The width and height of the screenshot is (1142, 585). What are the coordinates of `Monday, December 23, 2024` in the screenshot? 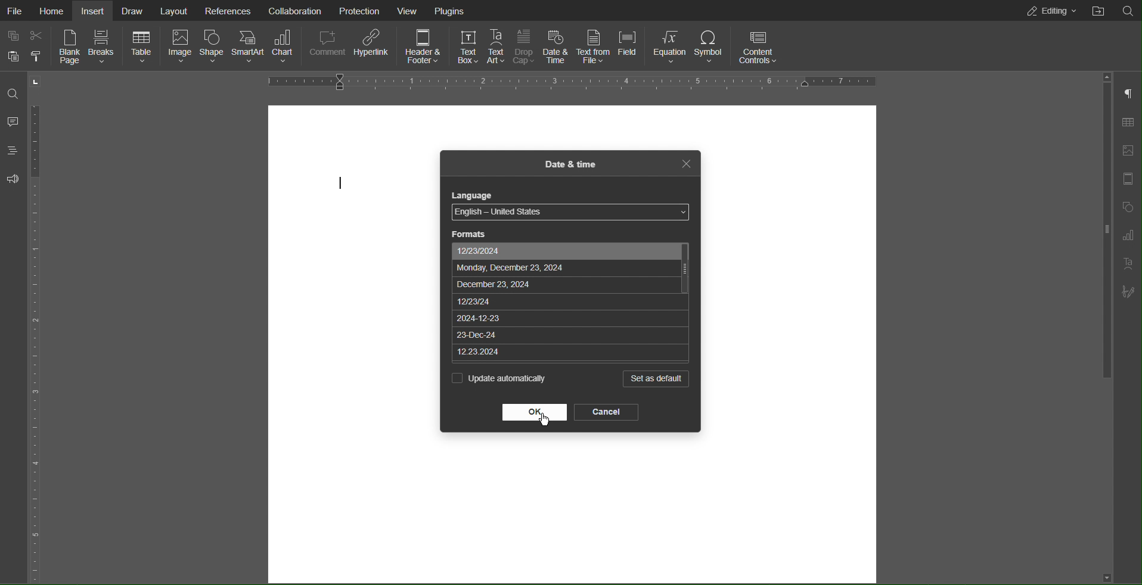 It's located at (564, 267).